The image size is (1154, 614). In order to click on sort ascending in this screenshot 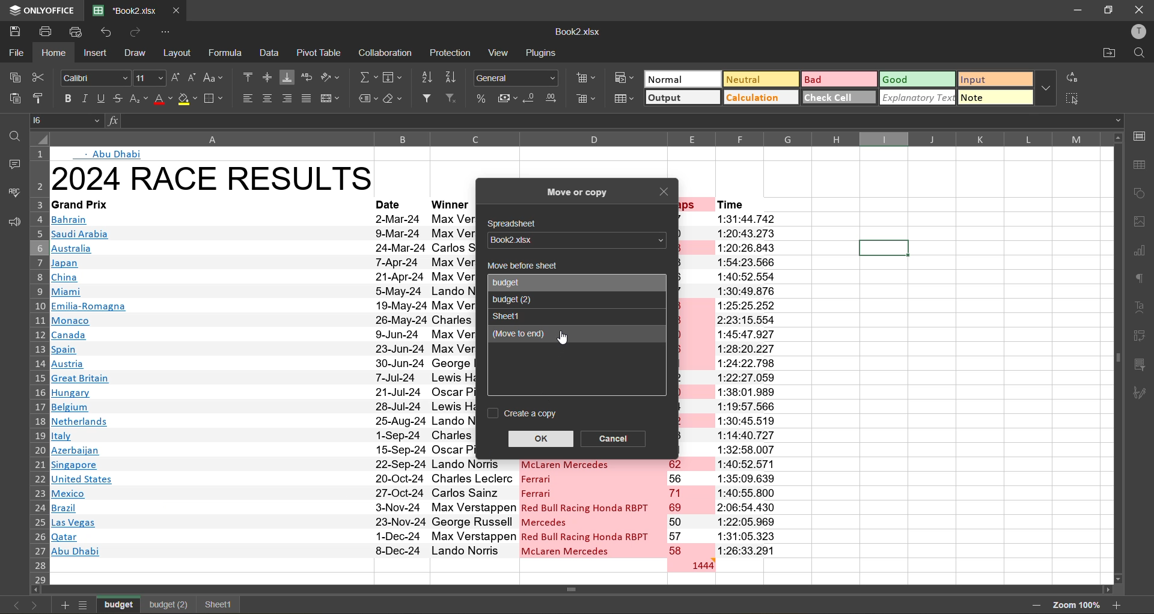, I will do `click(430, 77)`.